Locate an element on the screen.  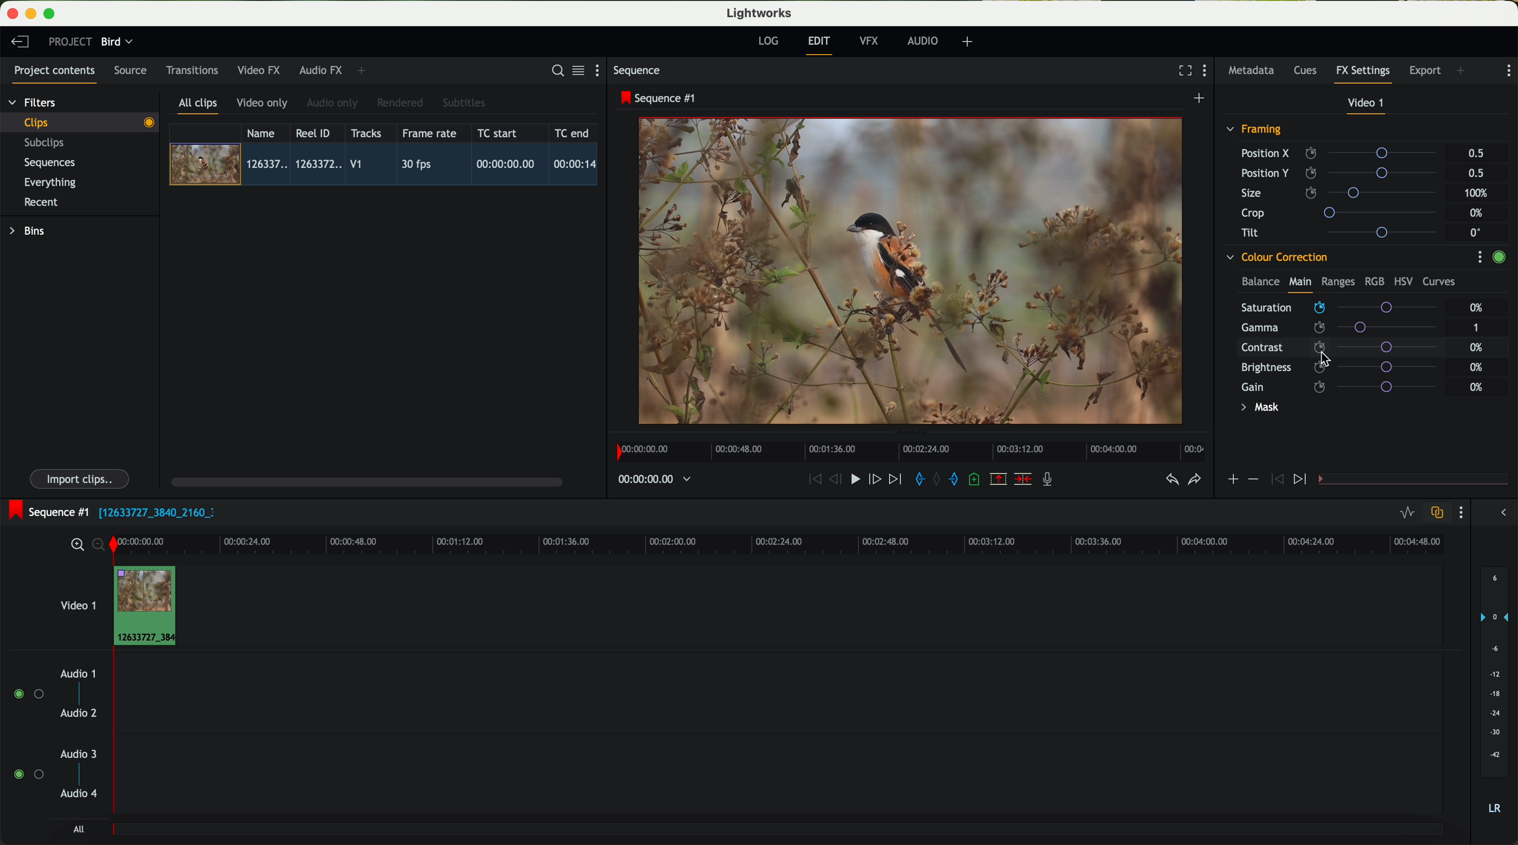
gamma is located at coordinates (1345, 327).